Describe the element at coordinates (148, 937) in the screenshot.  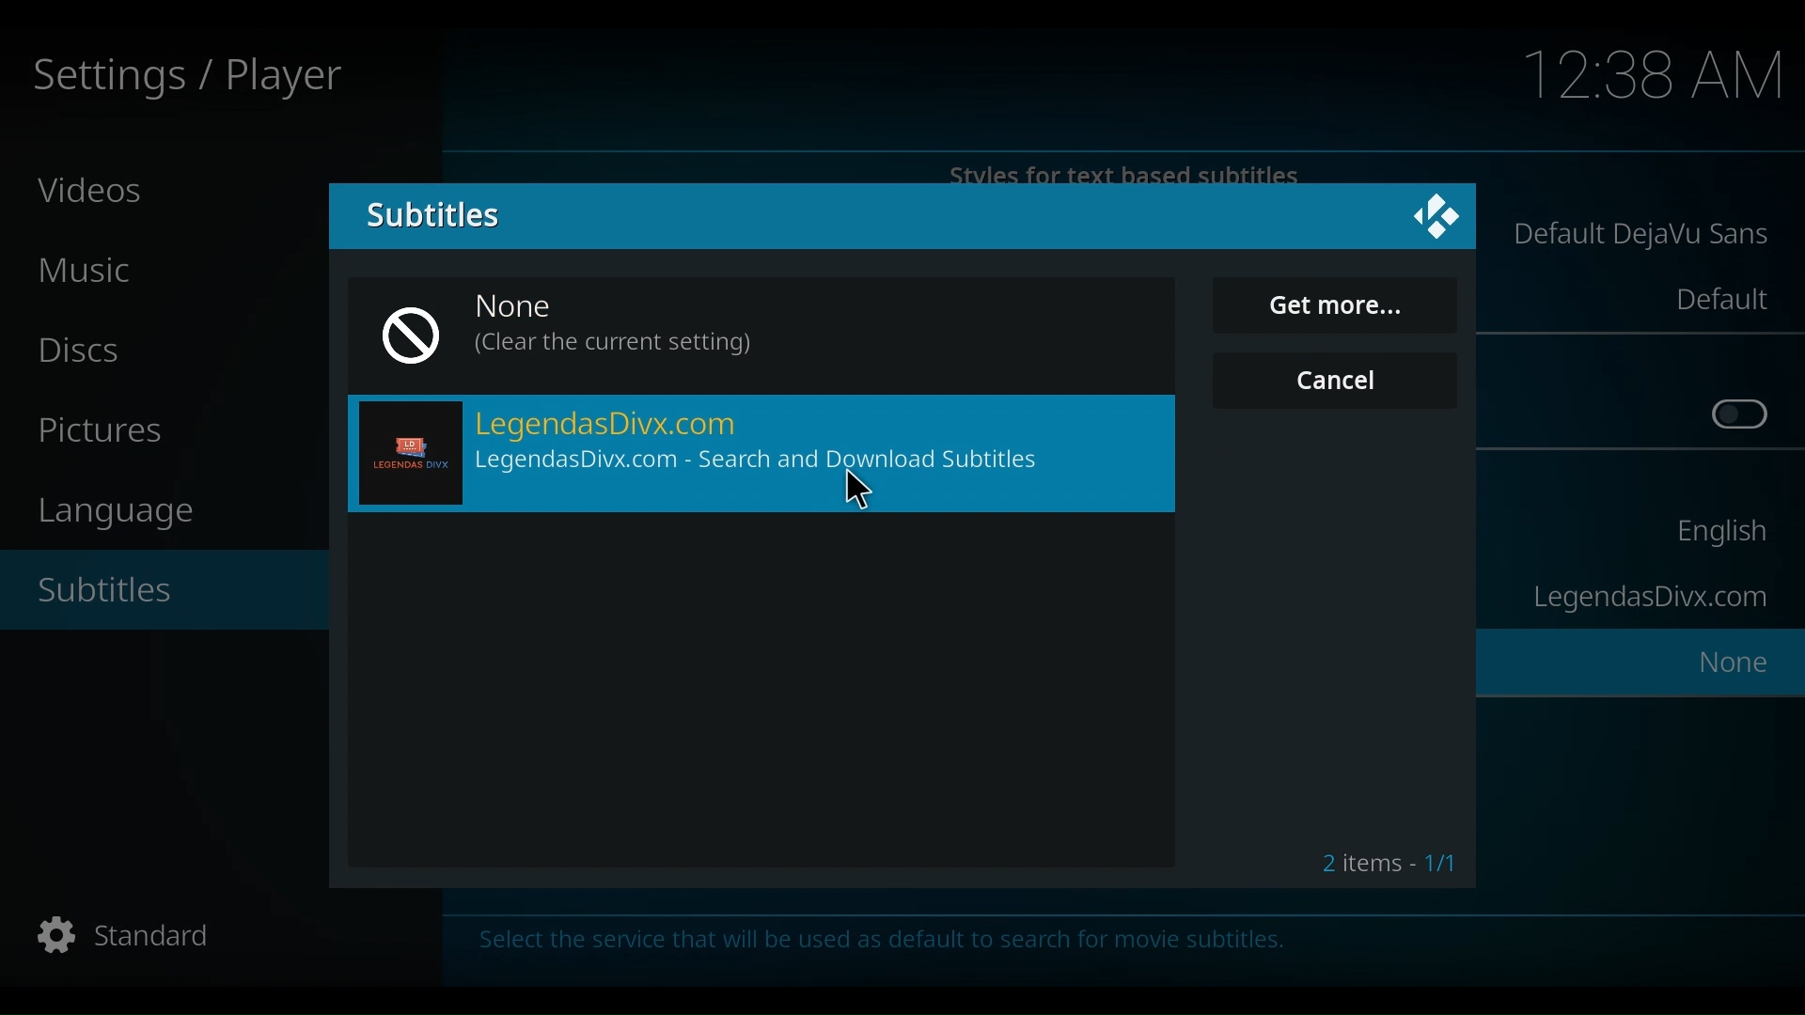
I see ` Standard` at that location.